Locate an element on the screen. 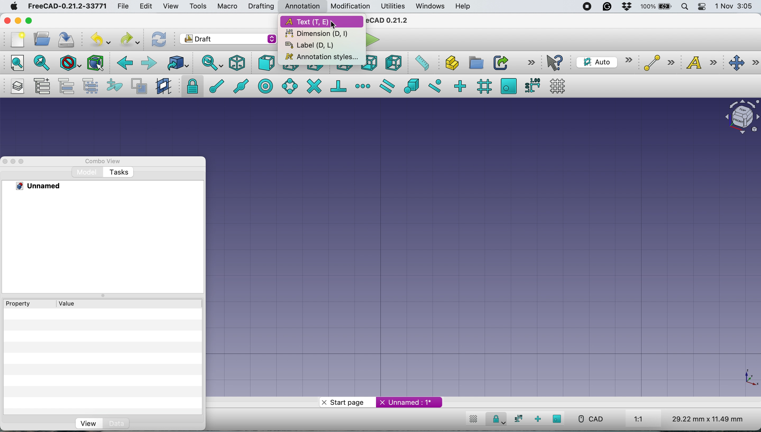 Image resolution: width=761 pixels, height=432 pixels. windows is located at coordinates (429, 6).